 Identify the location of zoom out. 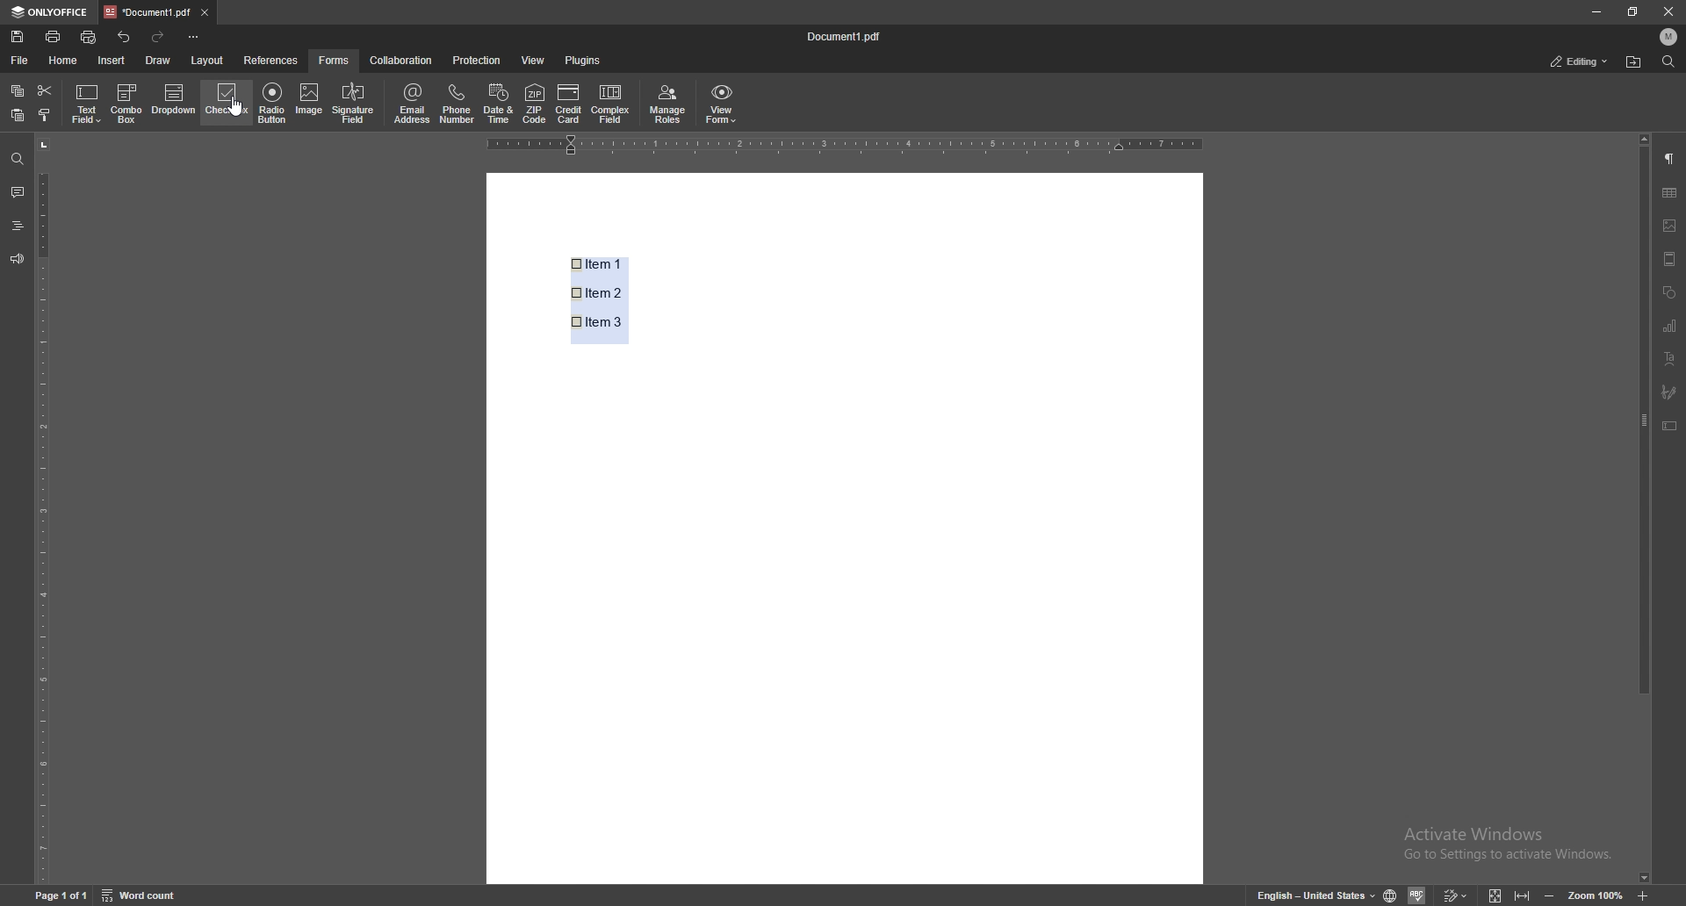
(1551, 893).